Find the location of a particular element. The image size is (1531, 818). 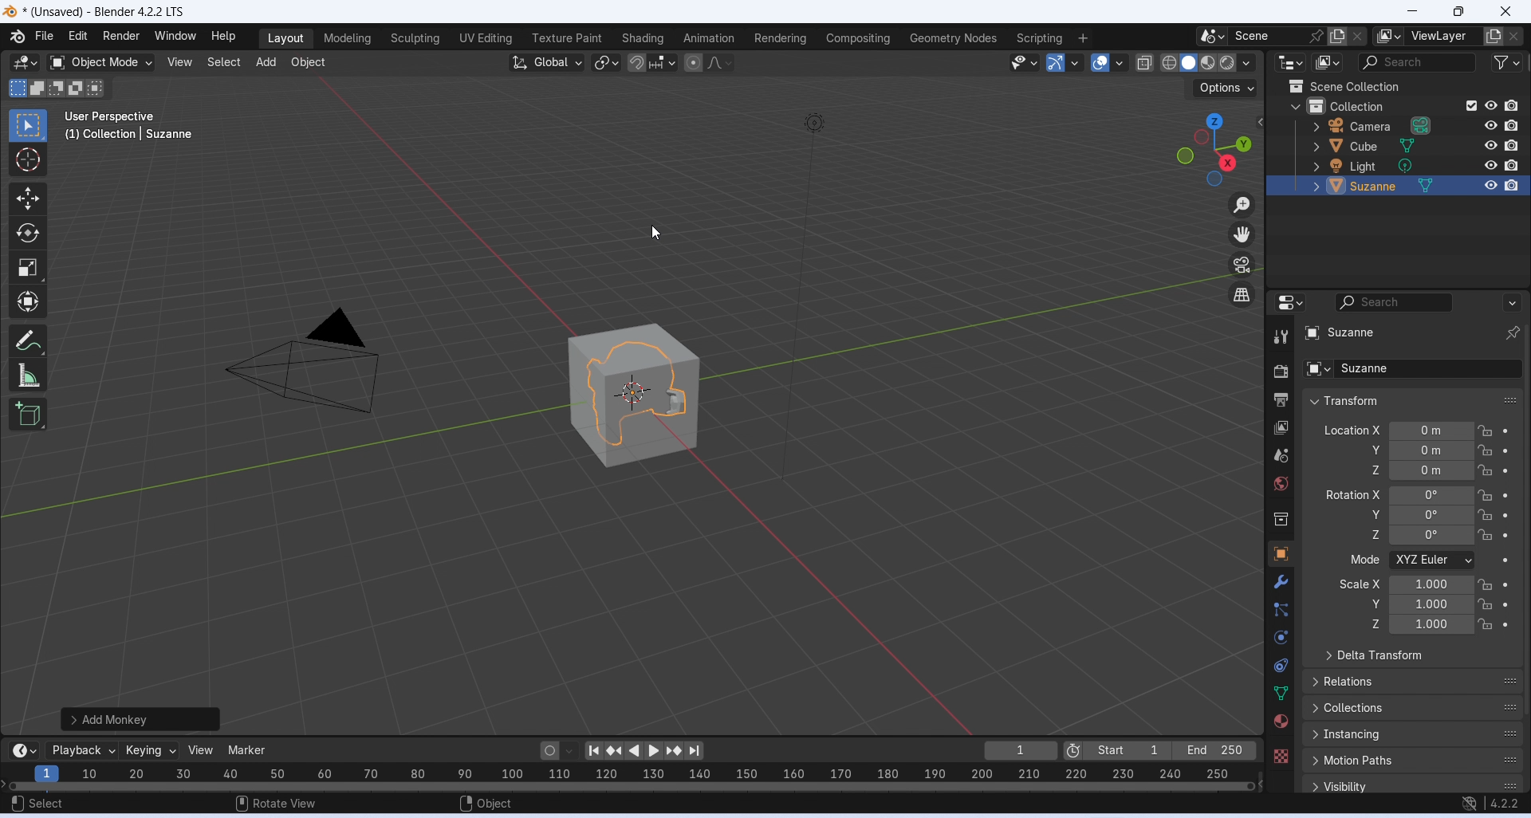

view layer is located at coordinates (1442, 36).